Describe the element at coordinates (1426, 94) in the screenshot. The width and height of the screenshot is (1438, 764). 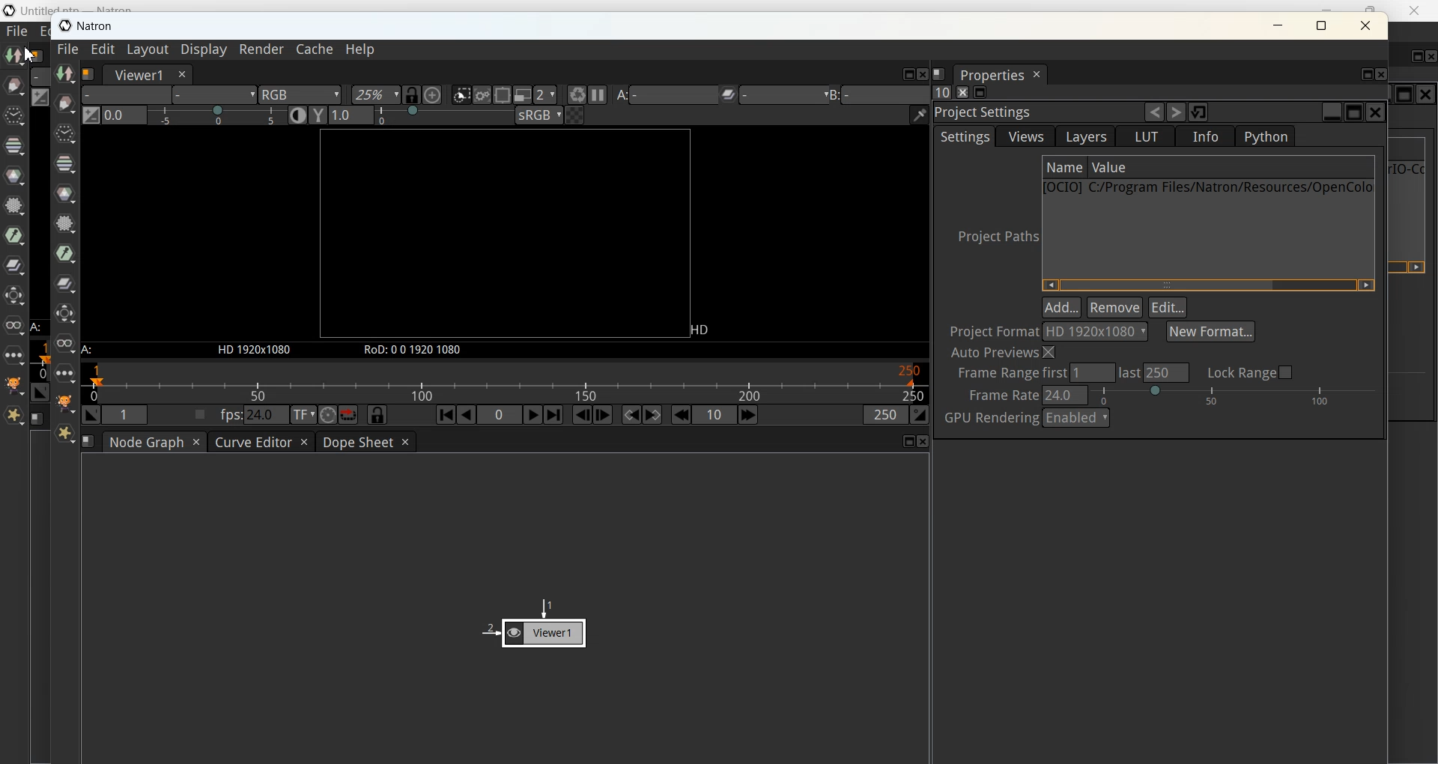
I see `Close` at that location.